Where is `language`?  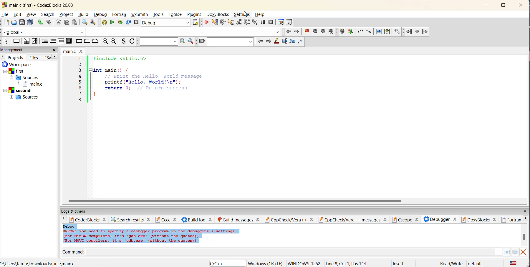 language is located at coordinates (217, 263).